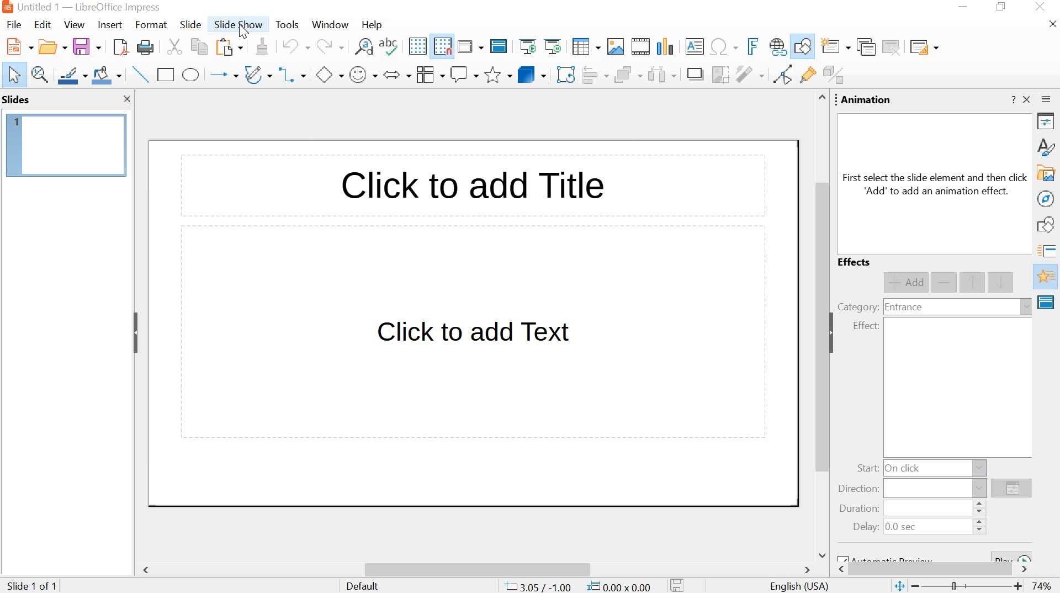  What do you see at coordinates (856, 510) in the screenshot?
I see `duration` at bounding box center [856, 510].